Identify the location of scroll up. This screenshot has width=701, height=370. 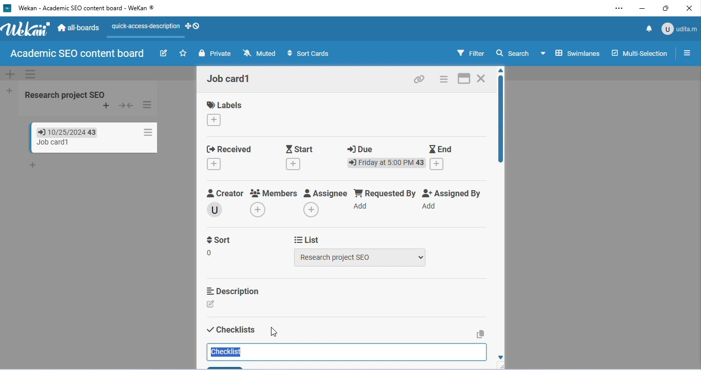
(499, 70).